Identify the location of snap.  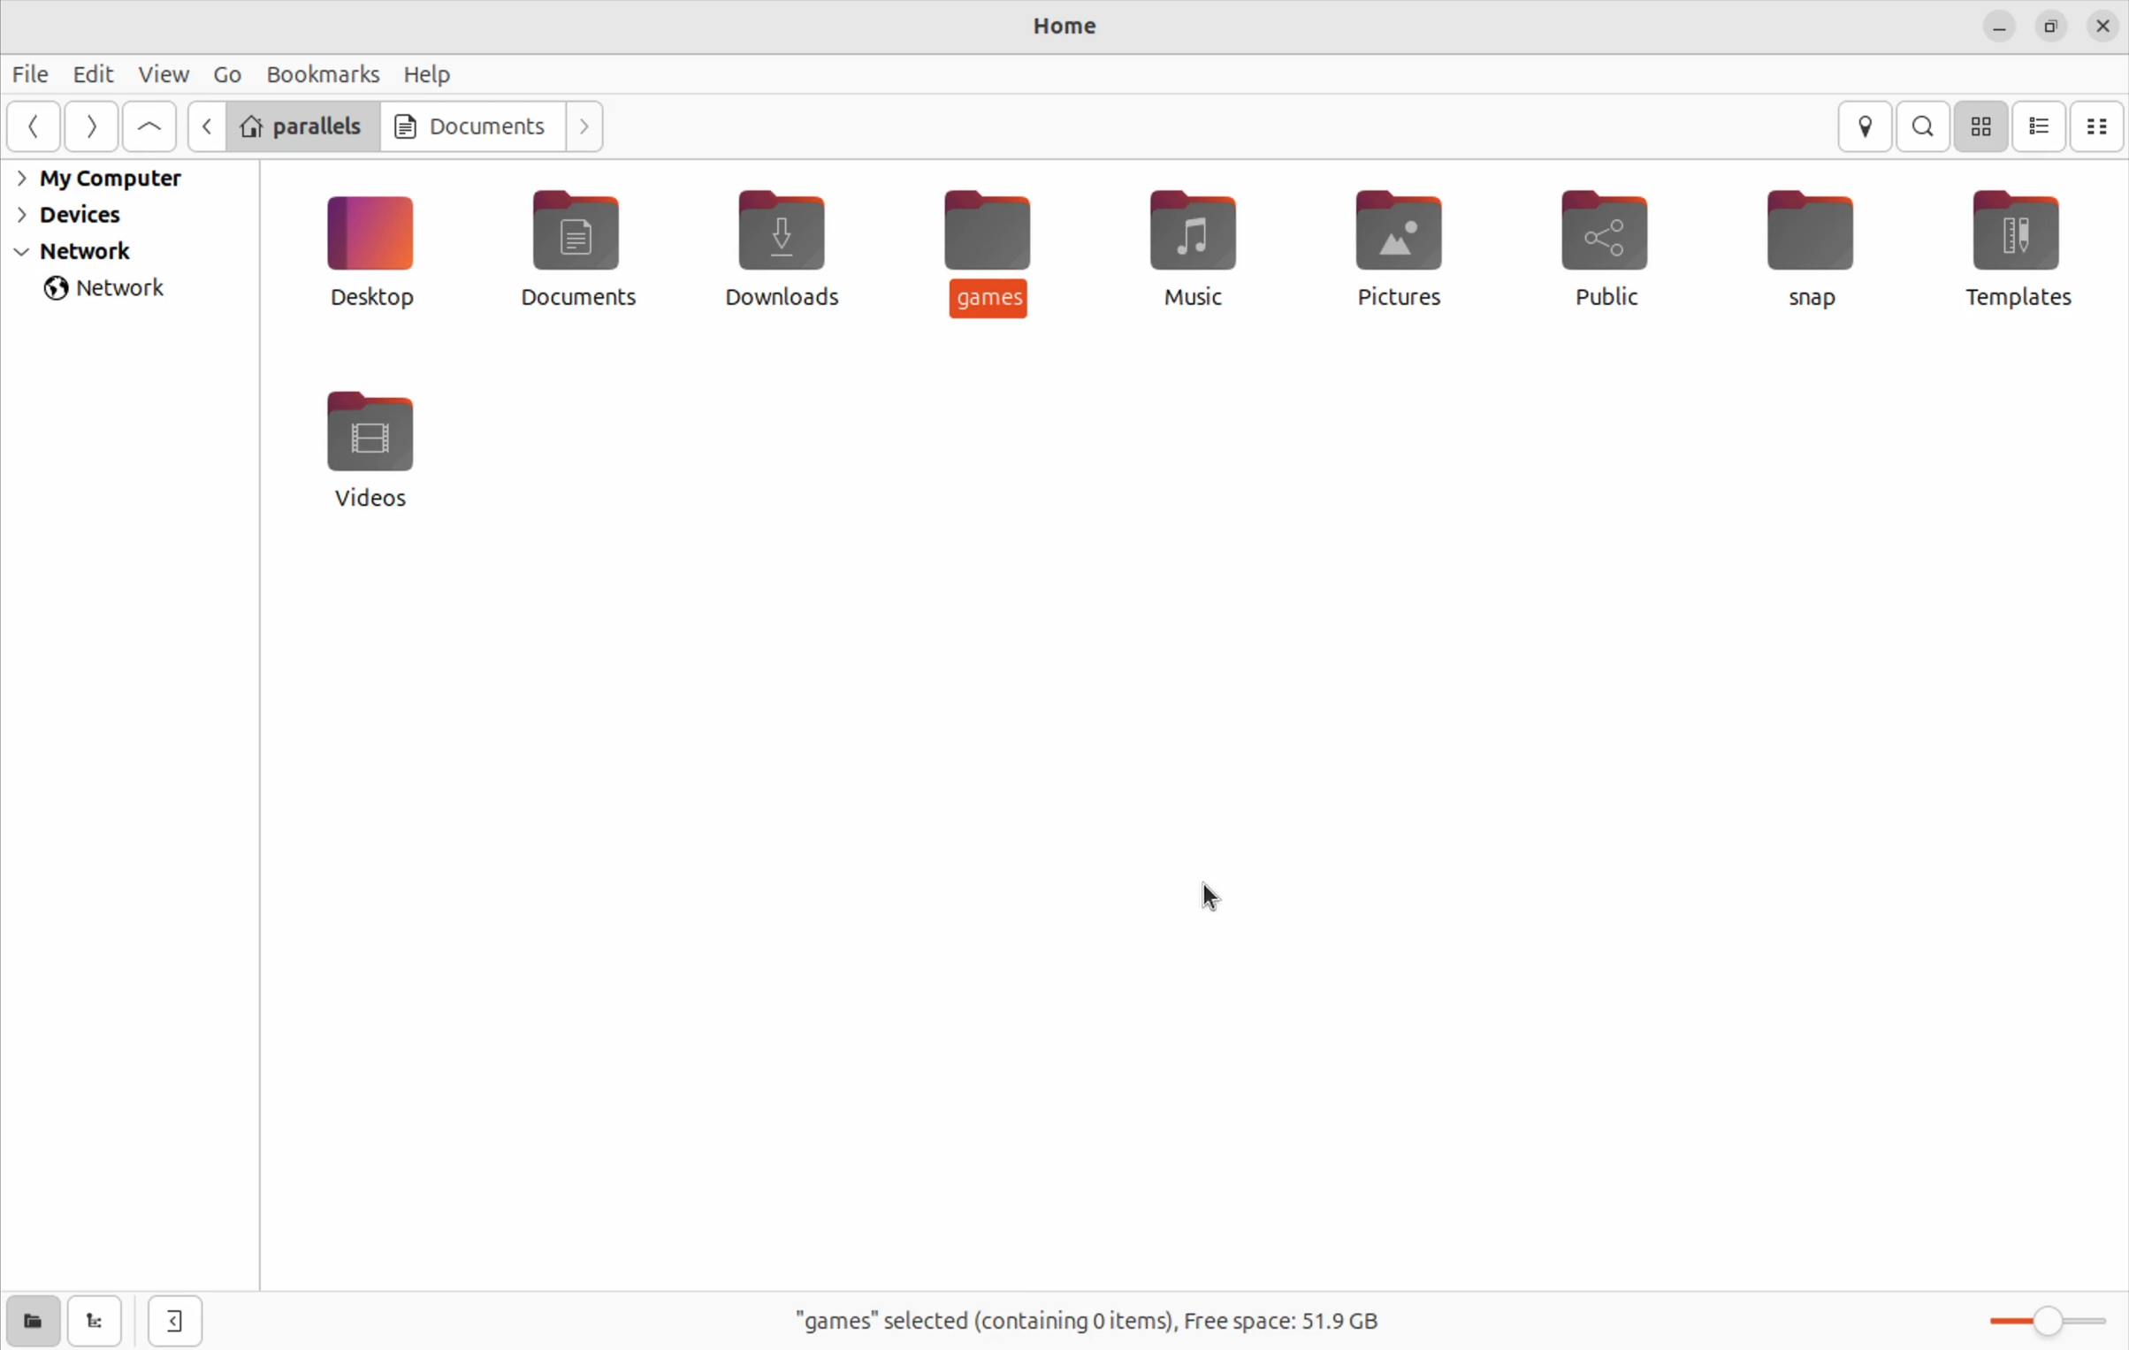
(1820, 242).